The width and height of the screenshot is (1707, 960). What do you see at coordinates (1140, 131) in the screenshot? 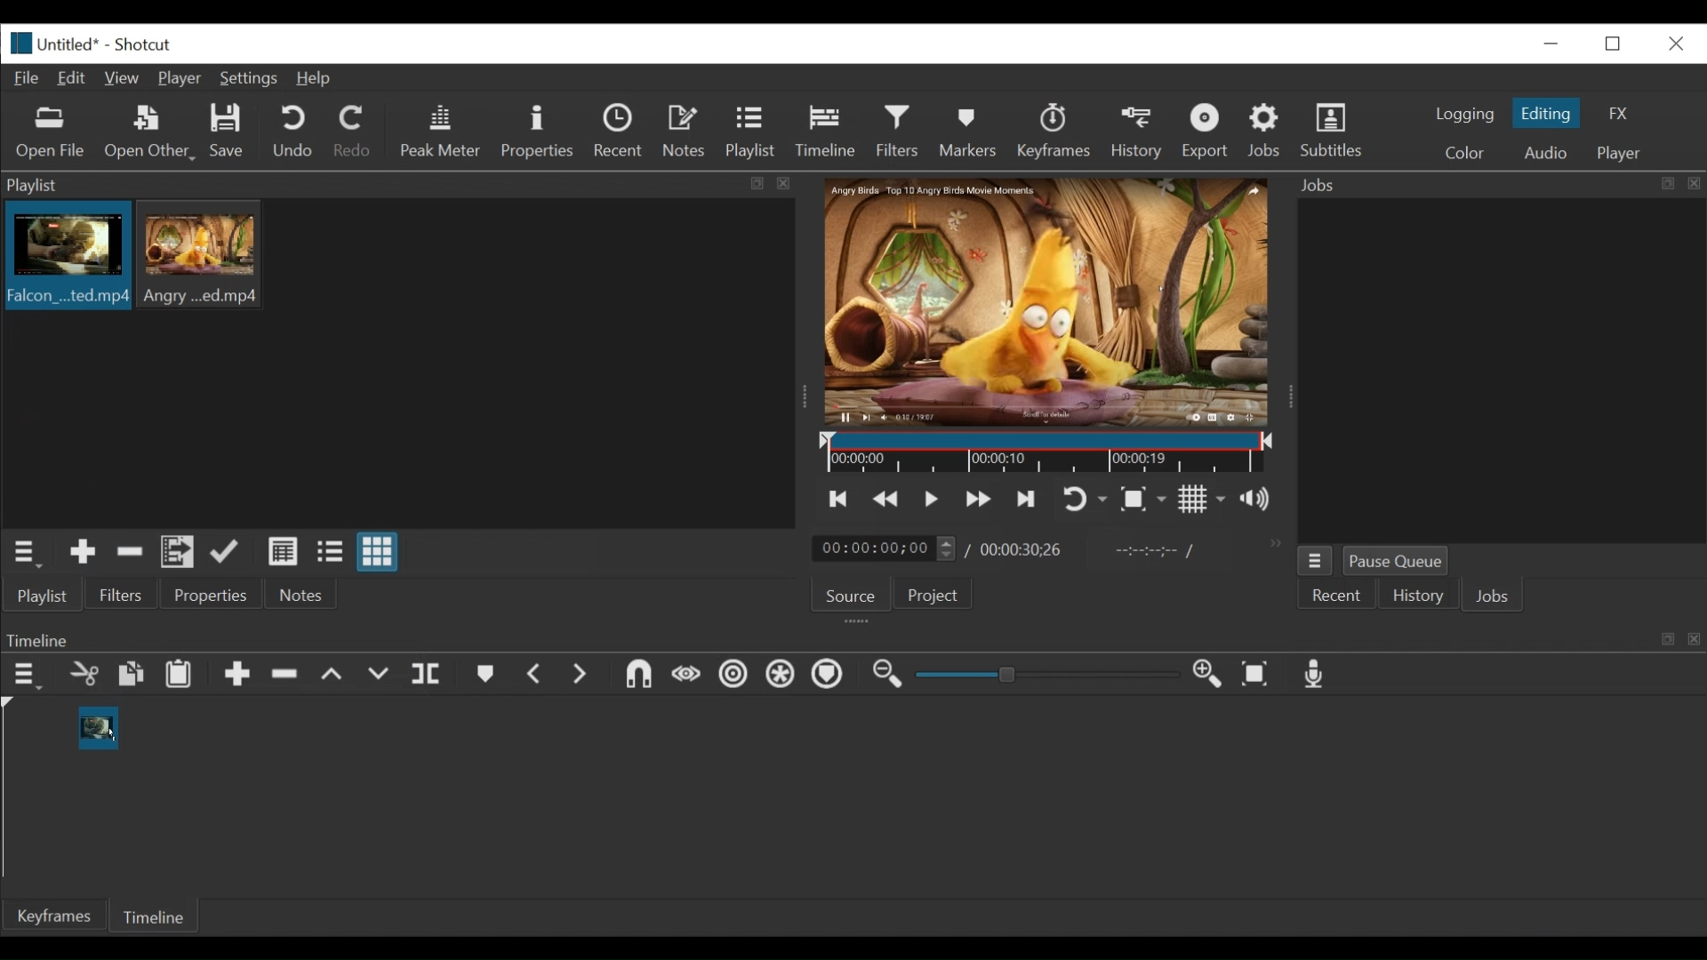
I see `History` at bounding box center [1140, 131].